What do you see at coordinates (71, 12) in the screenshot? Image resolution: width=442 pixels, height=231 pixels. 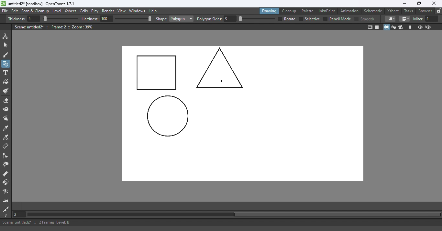 I see `Xsheet` at bounding box center [71, 12].